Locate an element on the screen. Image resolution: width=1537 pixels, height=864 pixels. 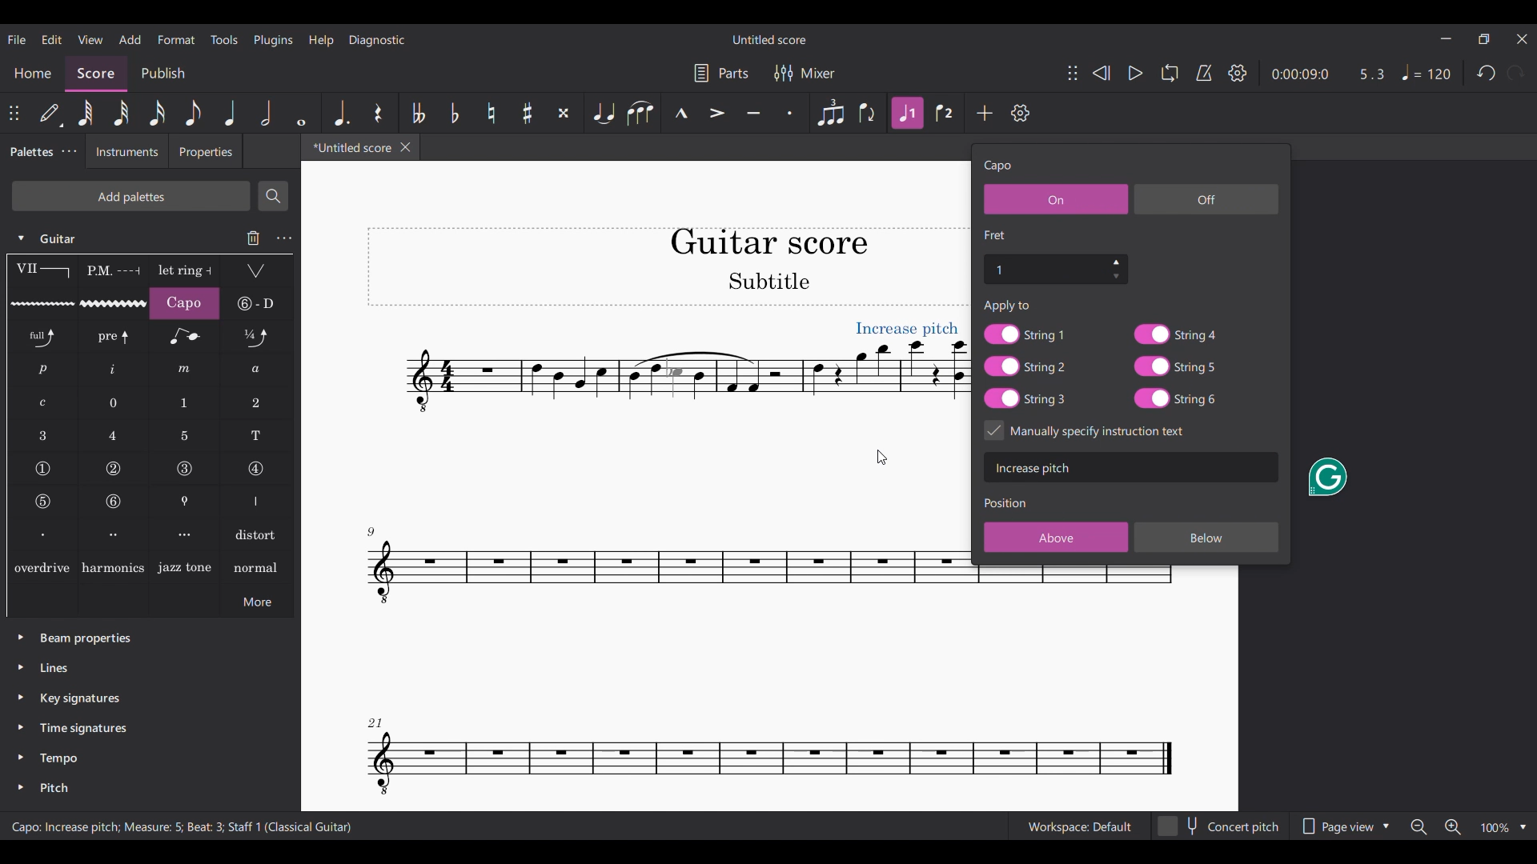
String 1 toggle is located at coordinates (1026, 334).